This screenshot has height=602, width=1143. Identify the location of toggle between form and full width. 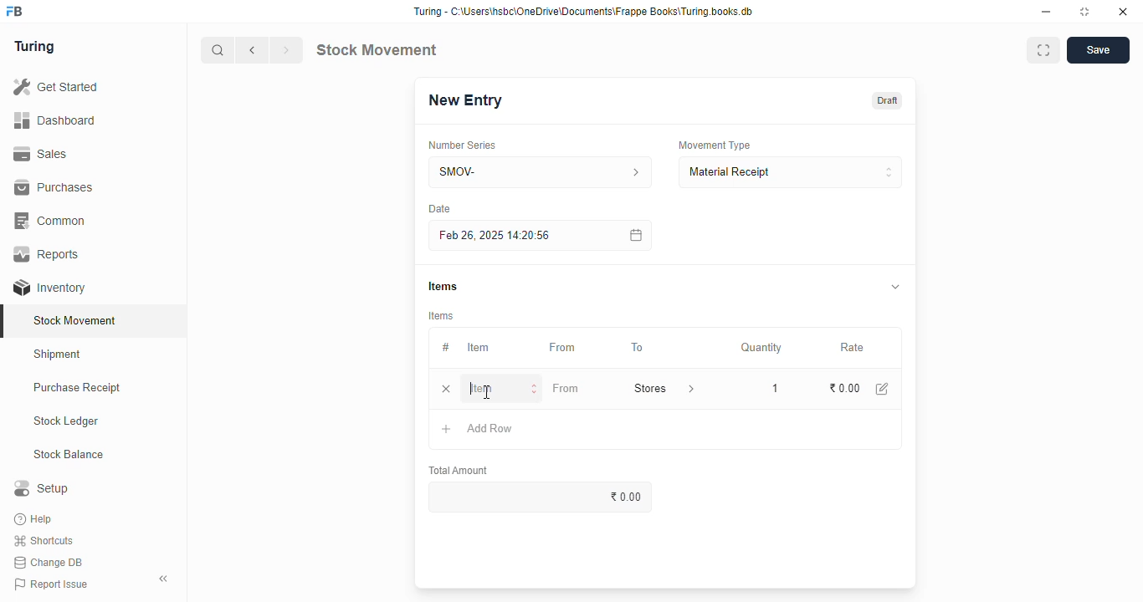
(1043, 50).